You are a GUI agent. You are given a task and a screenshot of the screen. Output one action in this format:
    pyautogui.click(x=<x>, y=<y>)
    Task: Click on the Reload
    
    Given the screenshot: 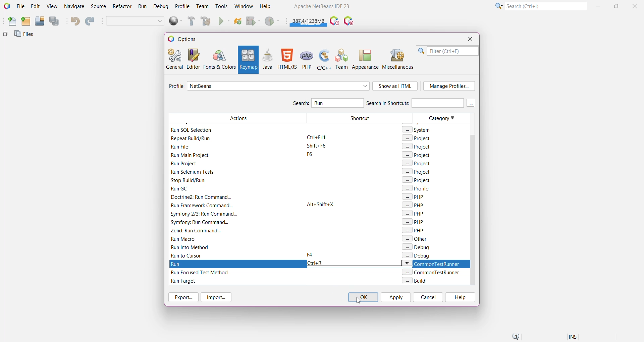 What is the action you would take?
    pyautogui.click(x=238, y=22)
    